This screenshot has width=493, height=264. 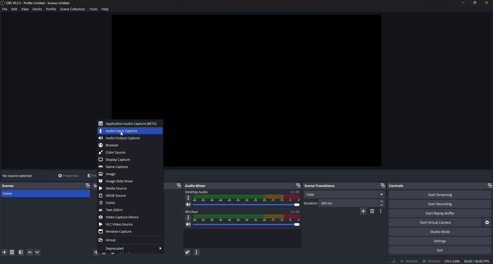 What do you see at coordinates (88, 185) in the screenshot?
I see `pop out` at bounding box center [88, 185].